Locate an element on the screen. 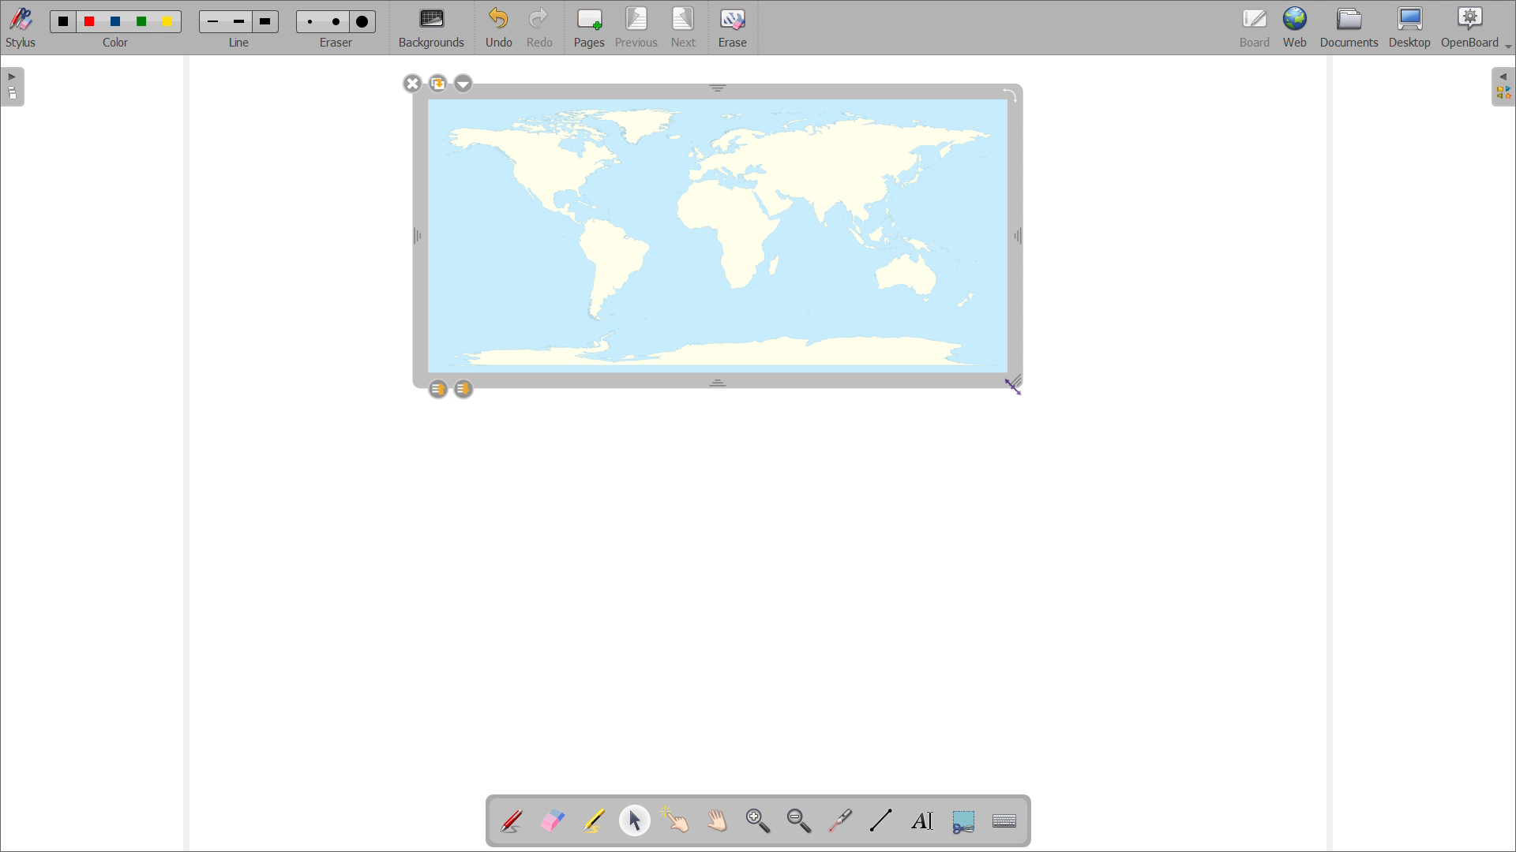  board is located at coordinates (1255, 28).